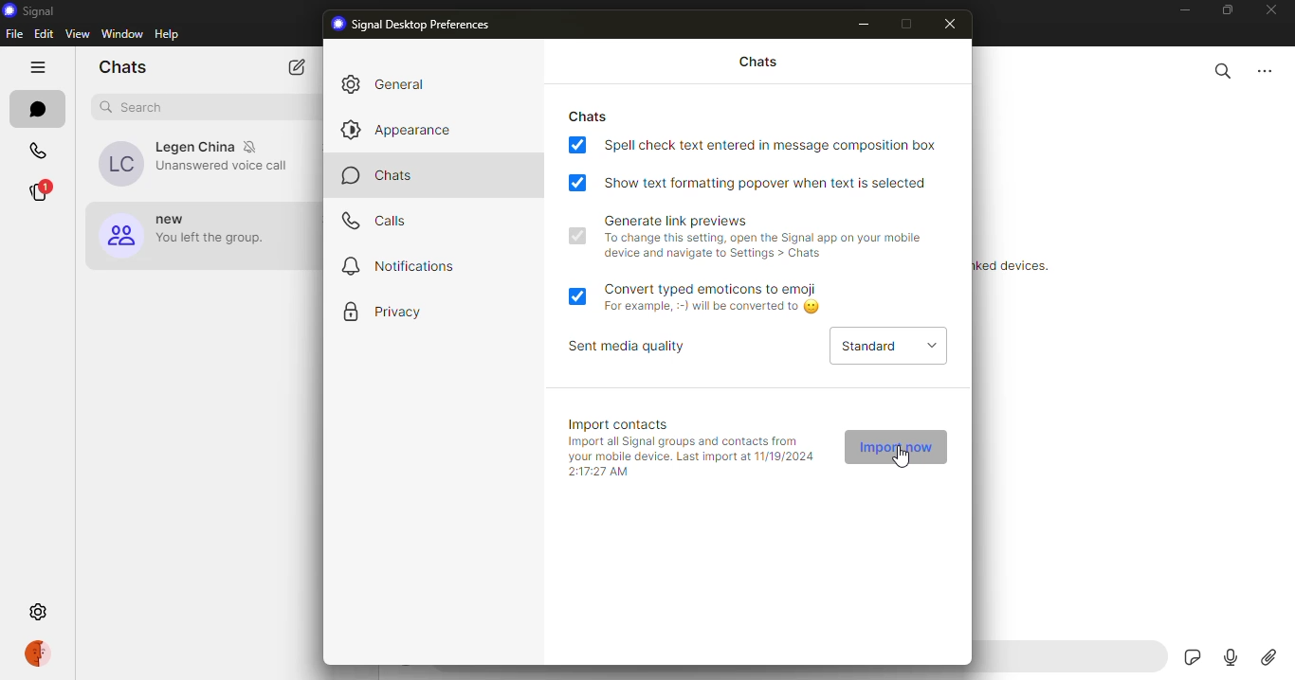  I want to click on signal, so click(29, 10).